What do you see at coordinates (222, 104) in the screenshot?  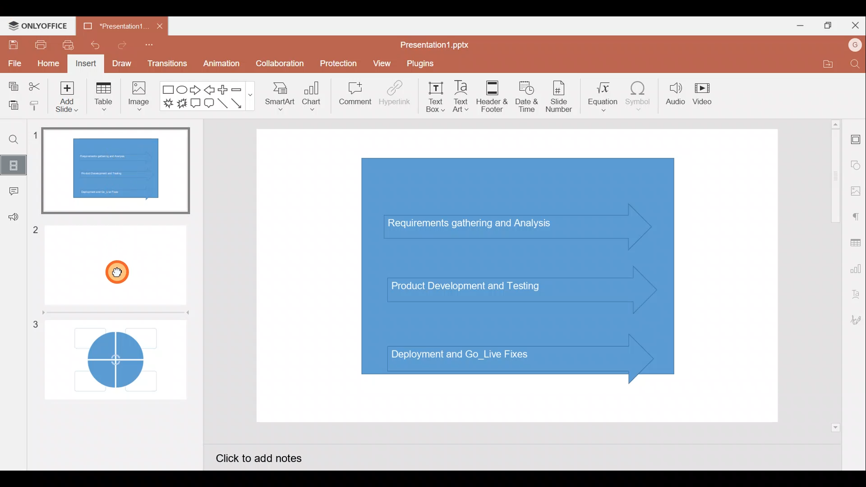 I see `Line` at bounding box center [222, 104].